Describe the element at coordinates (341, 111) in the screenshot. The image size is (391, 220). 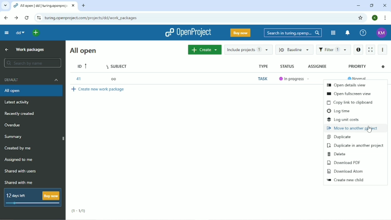
I see `Log time` at that location.